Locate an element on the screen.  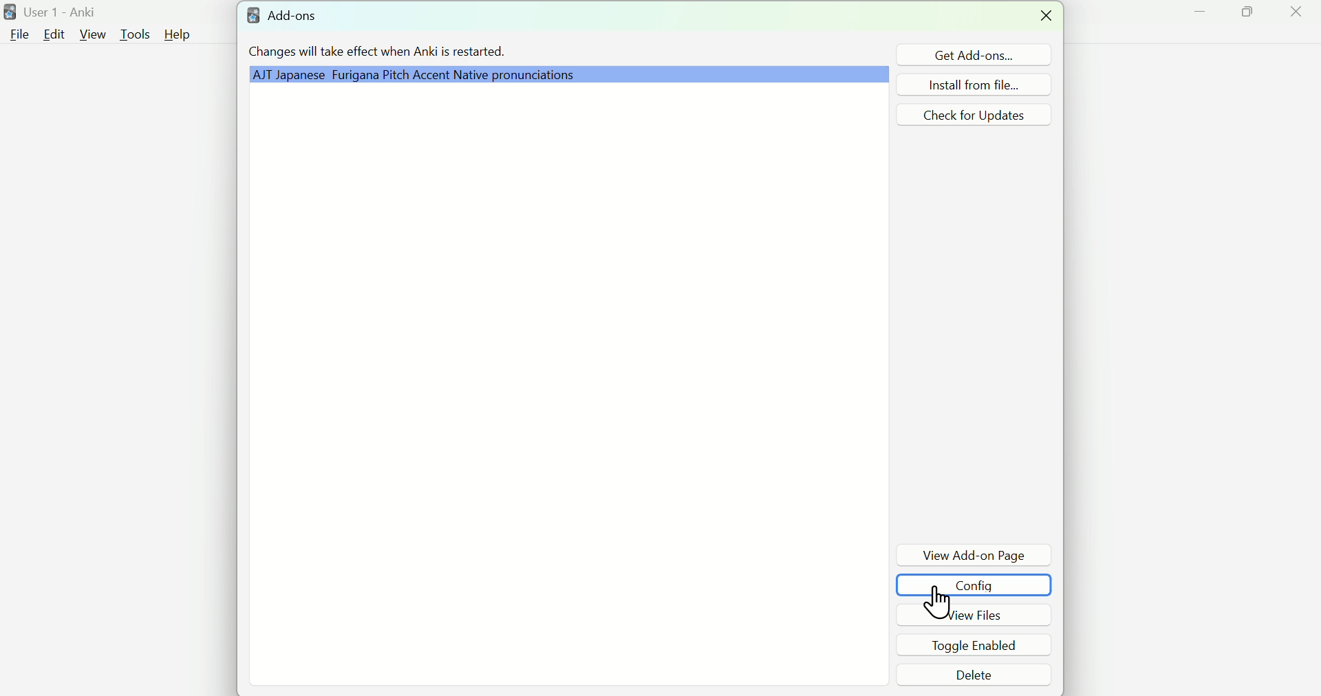
View Add-on Page is located at coordinates (976, 557).